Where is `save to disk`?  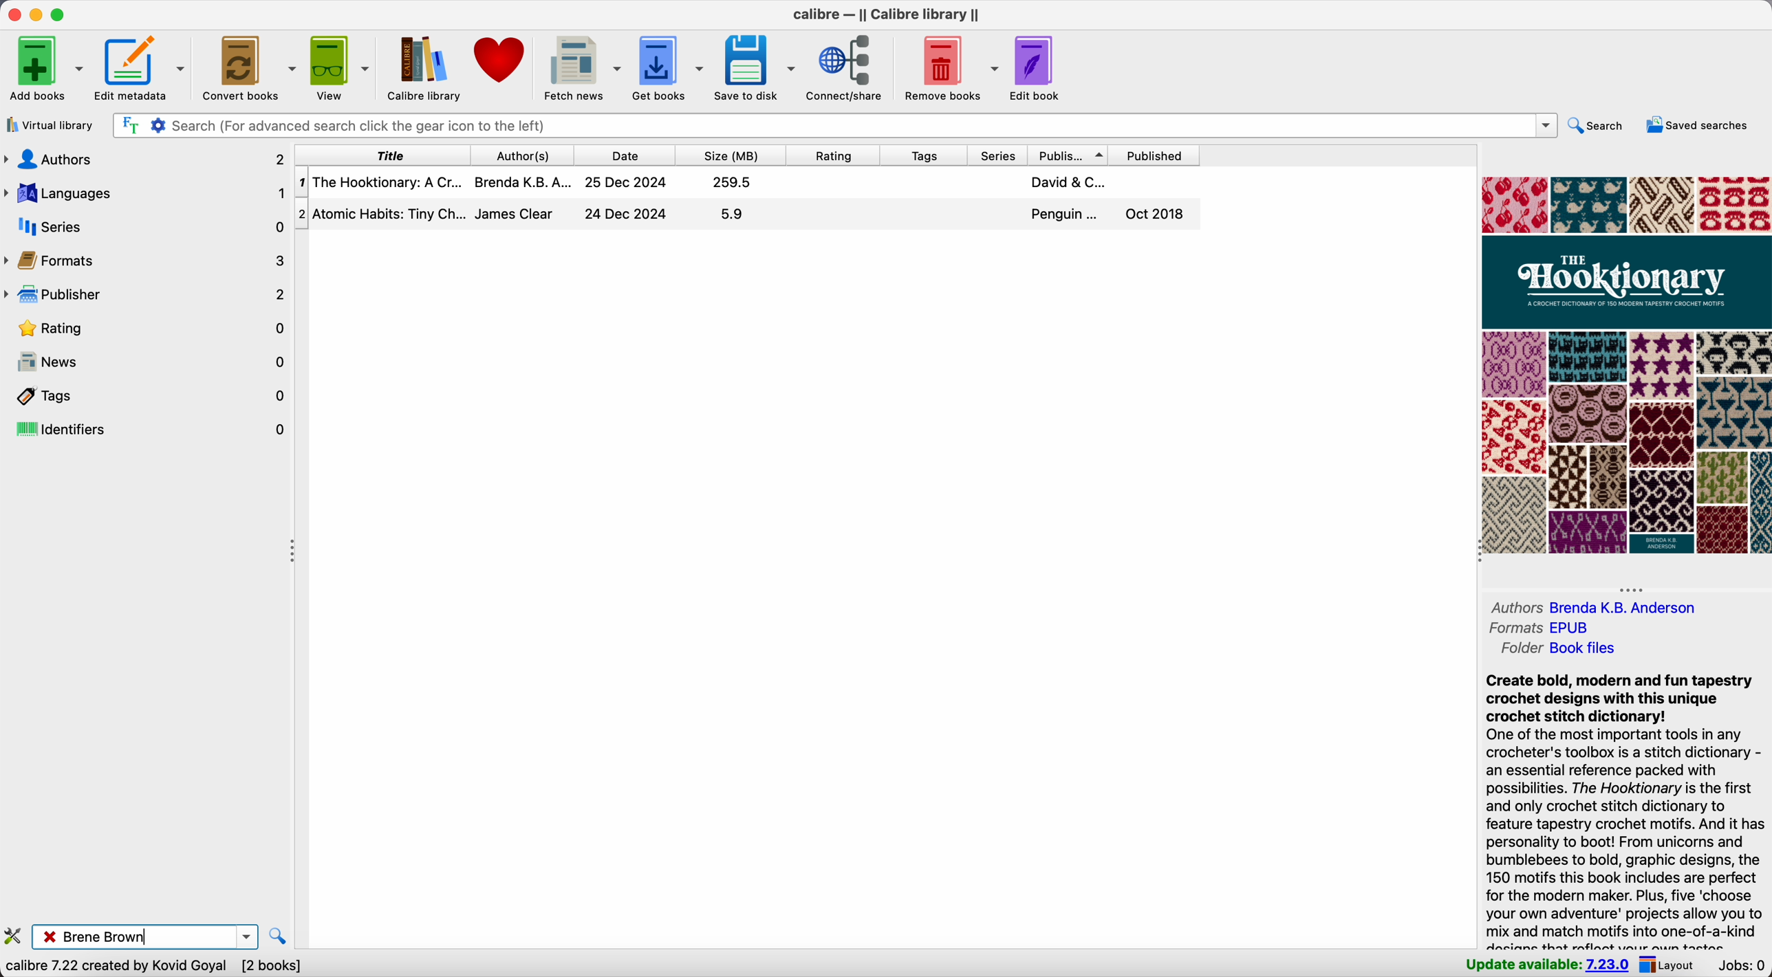 save to disk is located at coordinates (757, 69).